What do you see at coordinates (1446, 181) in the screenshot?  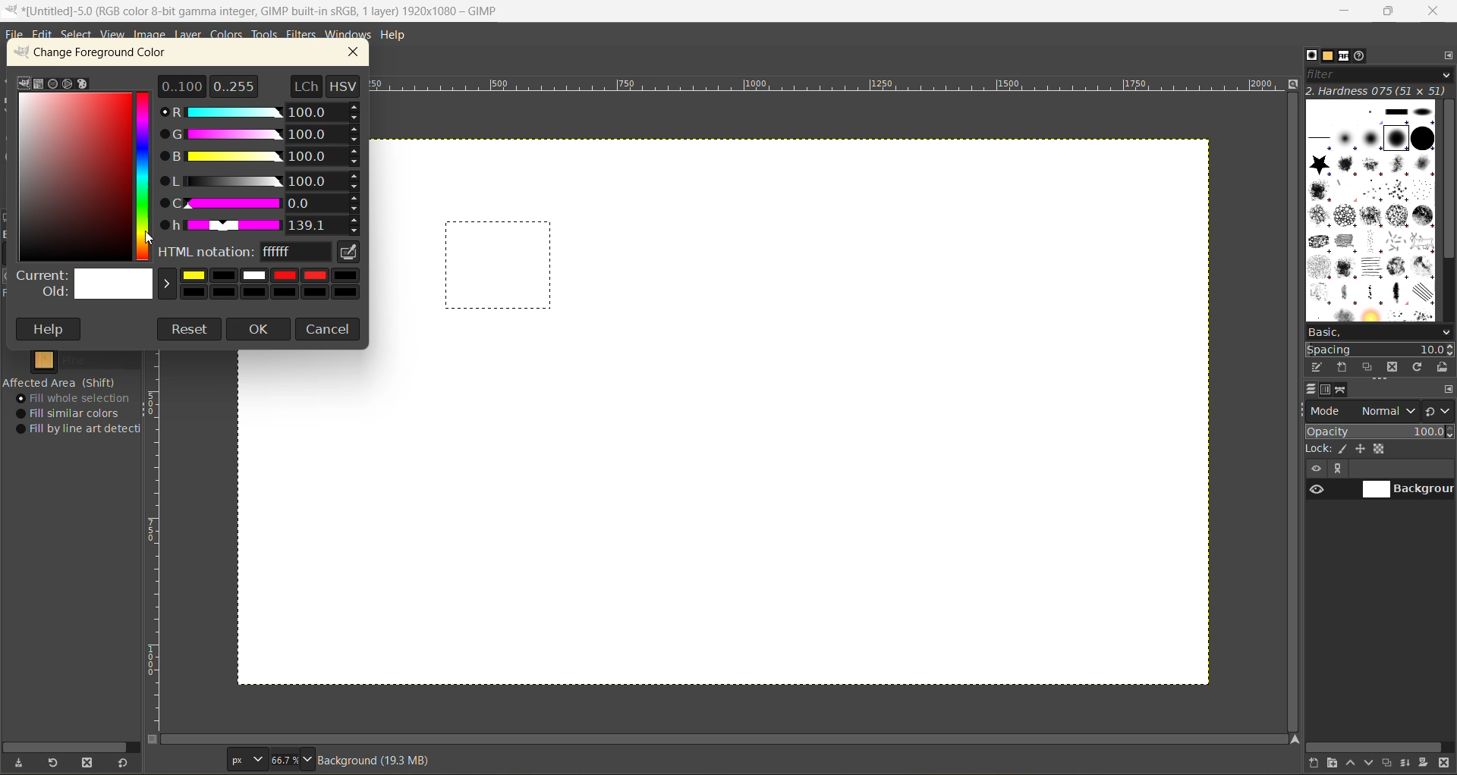 I see `vertical scroll bar` at bounding box center [1446, 181].